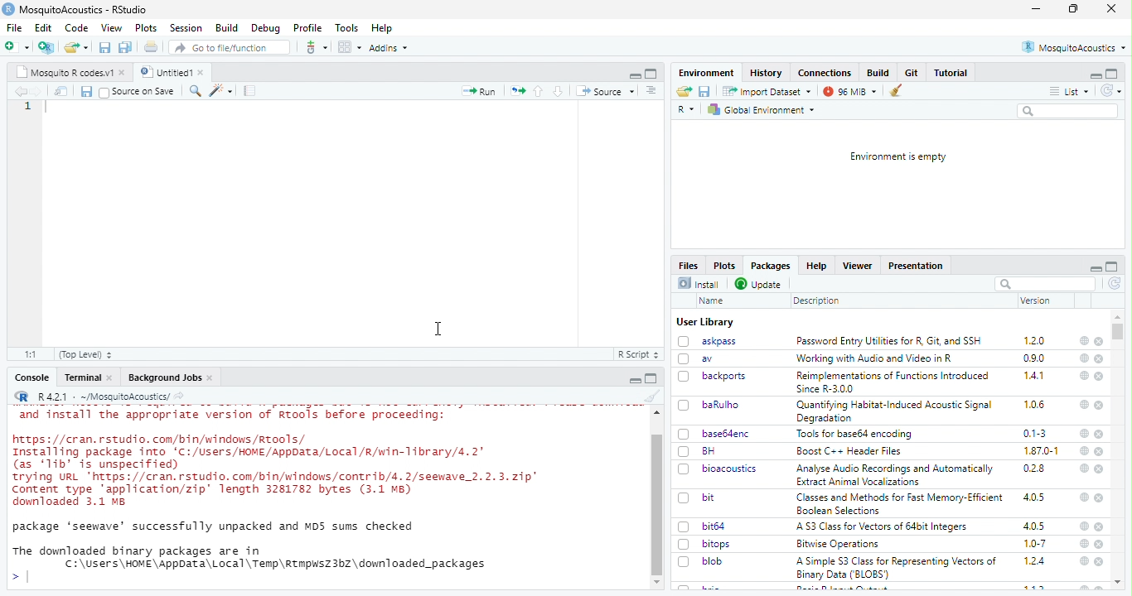 This screenshot has height=596, width=1132. Describe the element at coordinates (231, 416) in the screenshot. I see `and install the appropriate version of Rtools before proceeding:` at that location.